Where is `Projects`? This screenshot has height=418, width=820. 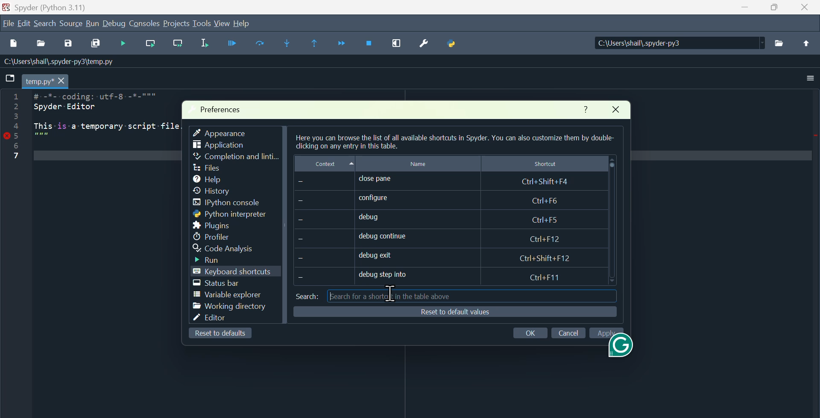 Projects is located at coordinates (177, 24).